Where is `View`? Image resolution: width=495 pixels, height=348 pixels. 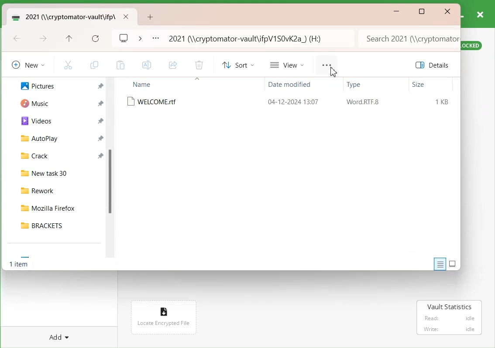 View is located at coordinates (288, 65).